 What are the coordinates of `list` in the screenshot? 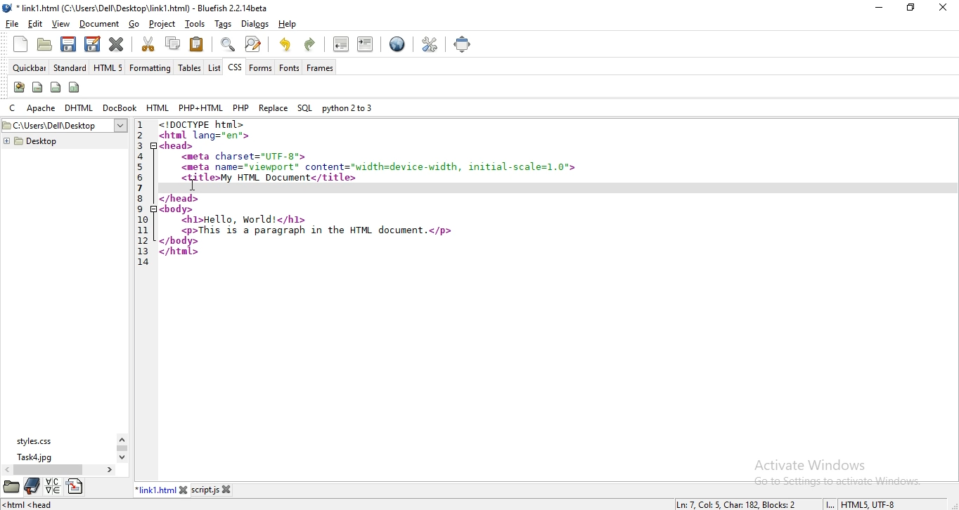 It's located at (213, 67).